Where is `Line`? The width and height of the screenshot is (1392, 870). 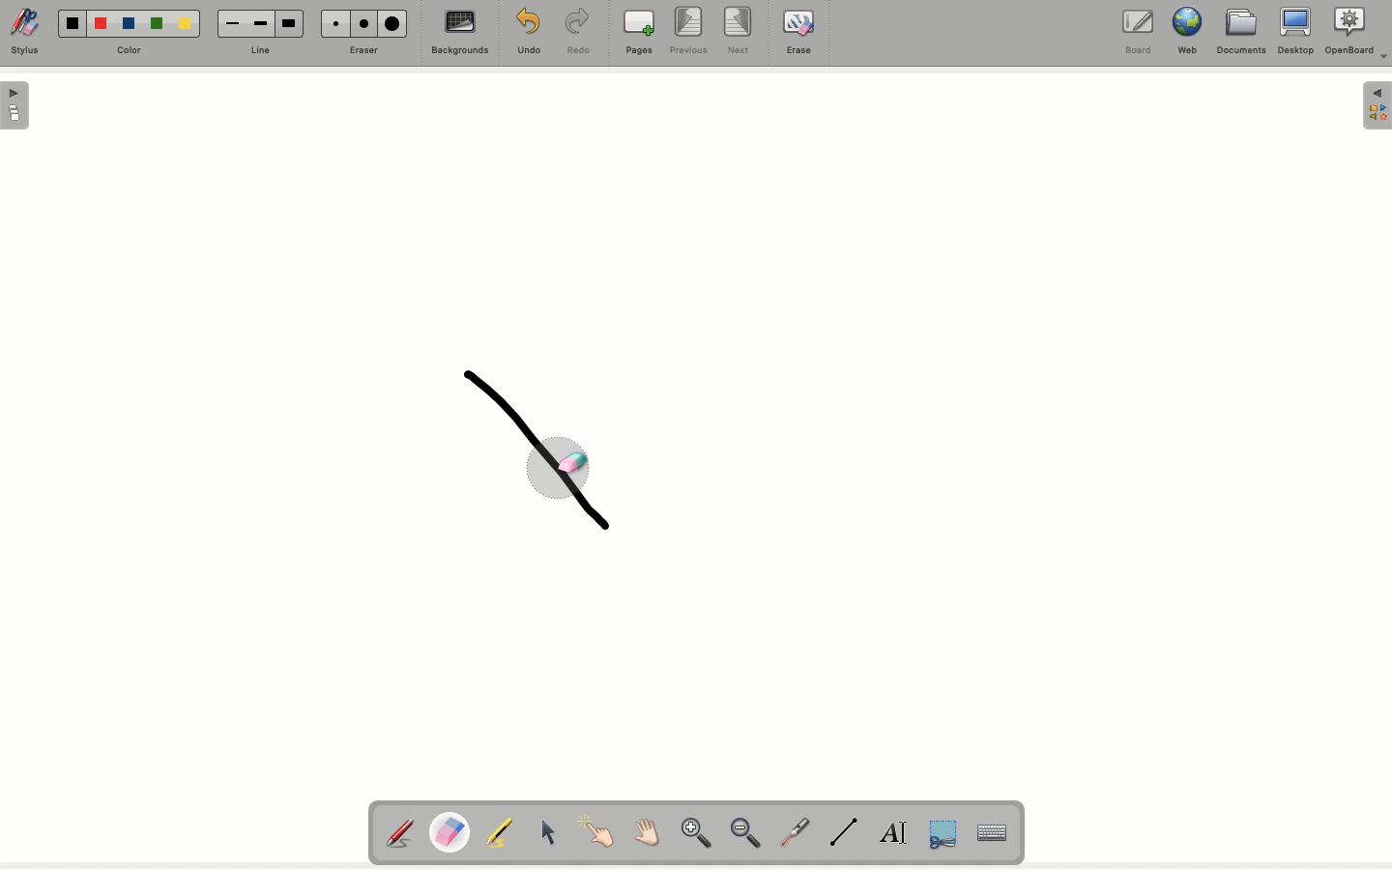 Line is located at coordinates (846, 833).